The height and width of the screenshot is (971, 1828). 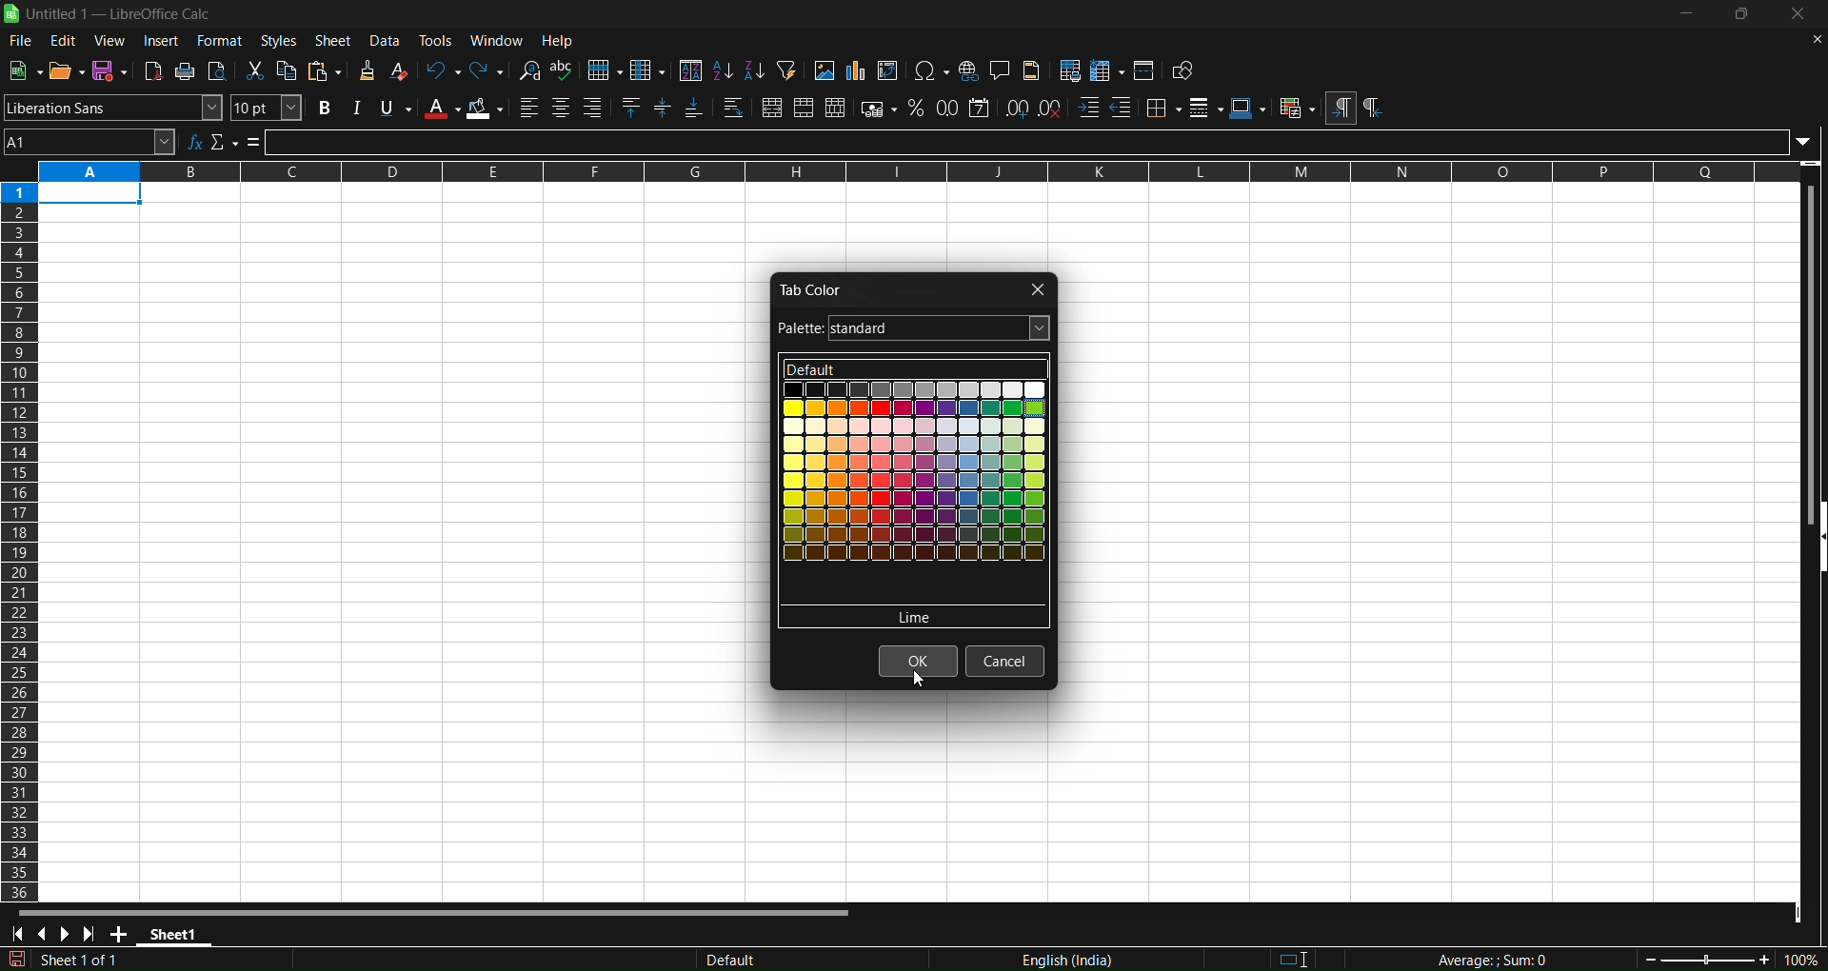 I want to click on cursor, so click(x=918, y=681).